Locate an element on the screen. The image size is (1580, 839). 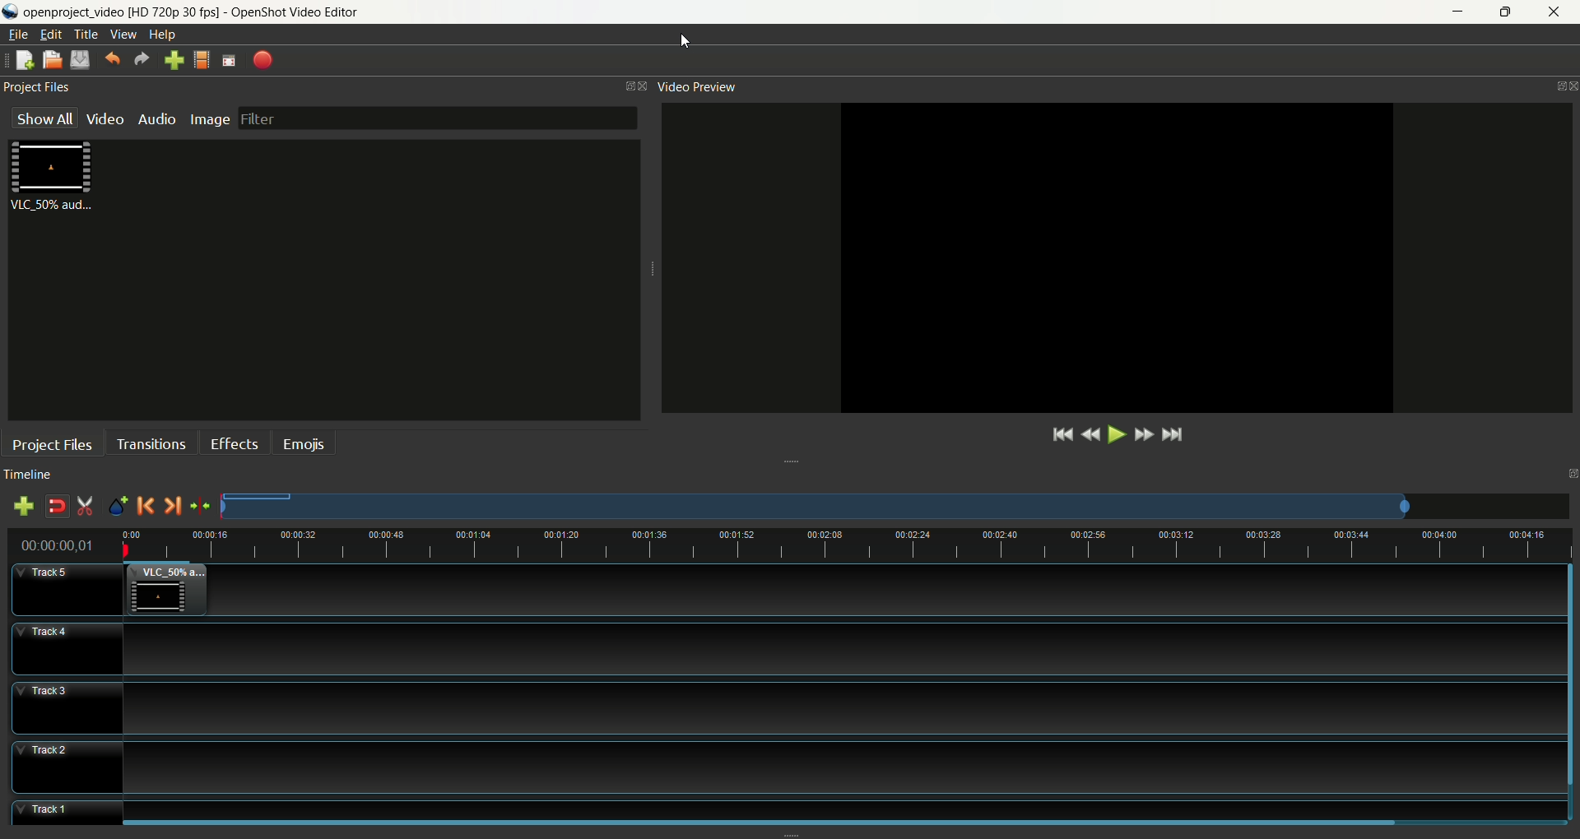
center the timeline on the playhead is located at coordinates (200, 507).